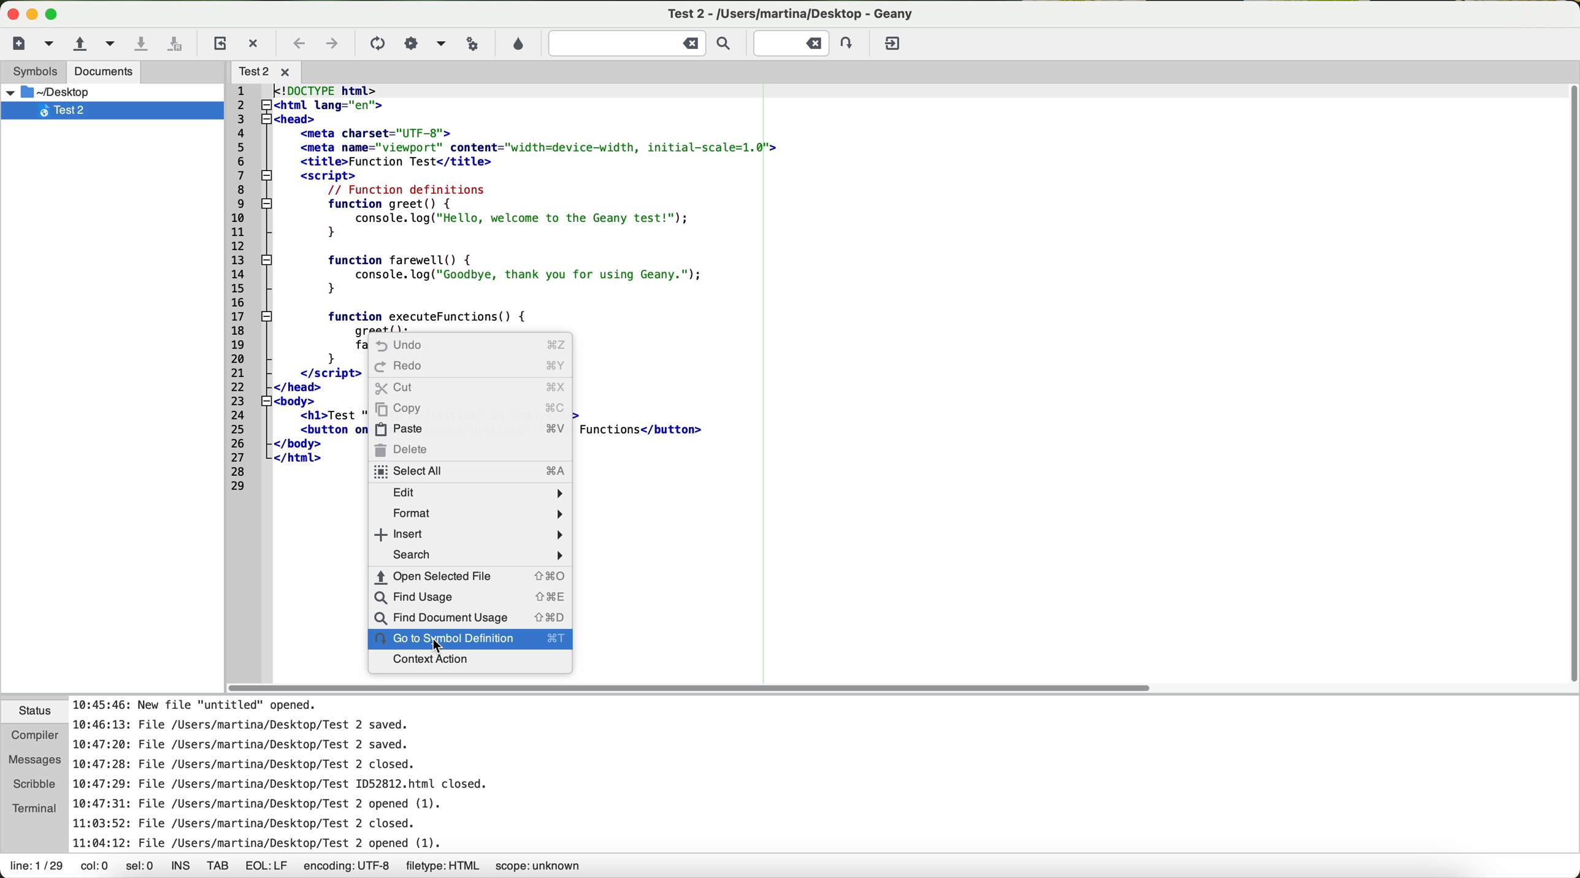 The width and height of the screenshot is (1580, 878). Describe the element at coordinates (29, 72) in the screenshot. I see `symbols` at that location.